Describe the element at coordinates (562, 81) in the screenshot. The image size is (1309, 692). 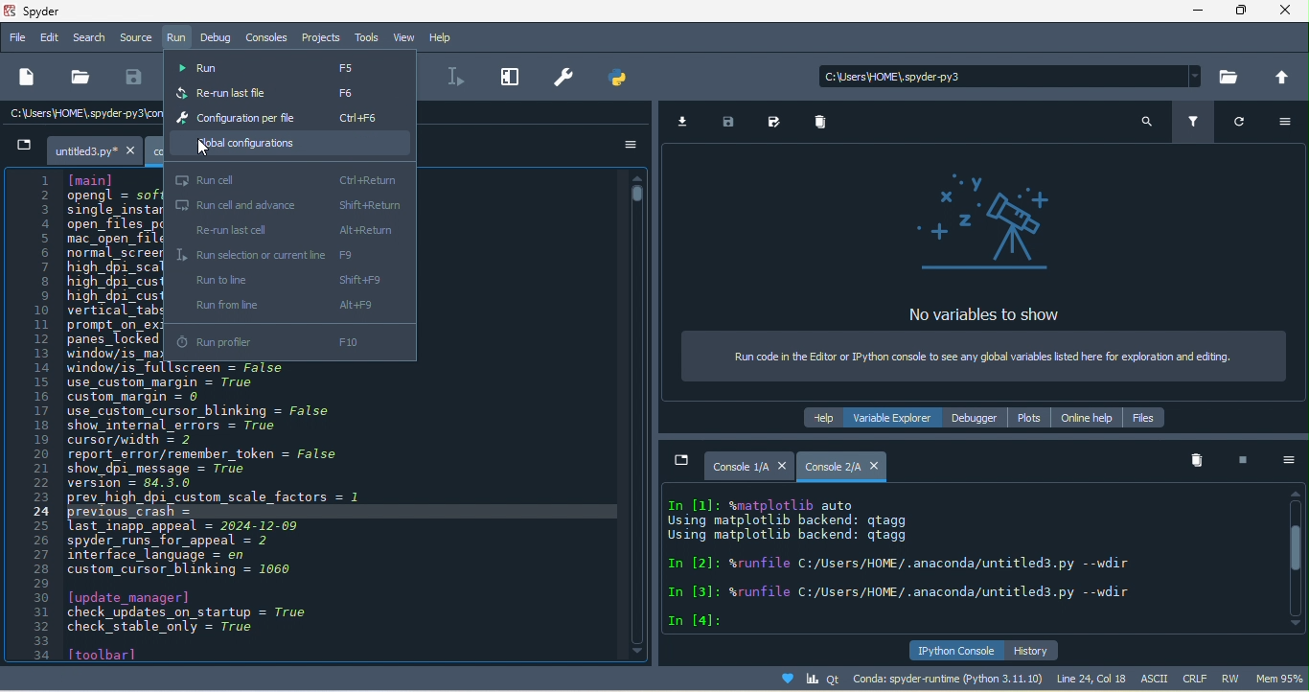
I see `preferences` at that location.